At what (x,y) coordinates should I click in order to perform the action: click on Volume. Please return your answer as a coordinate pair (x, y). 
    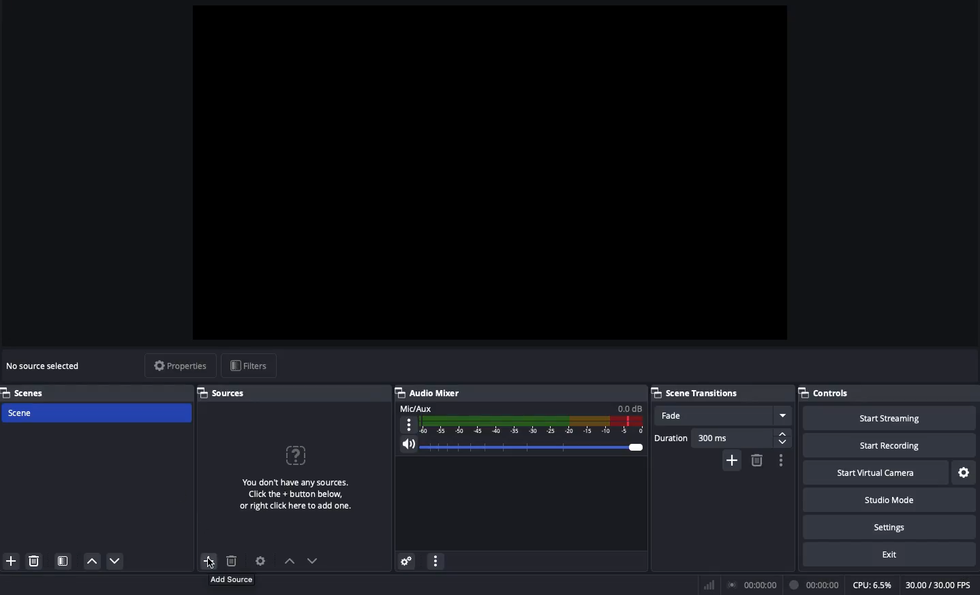
    Looking at the image, I should click on (520, 445).